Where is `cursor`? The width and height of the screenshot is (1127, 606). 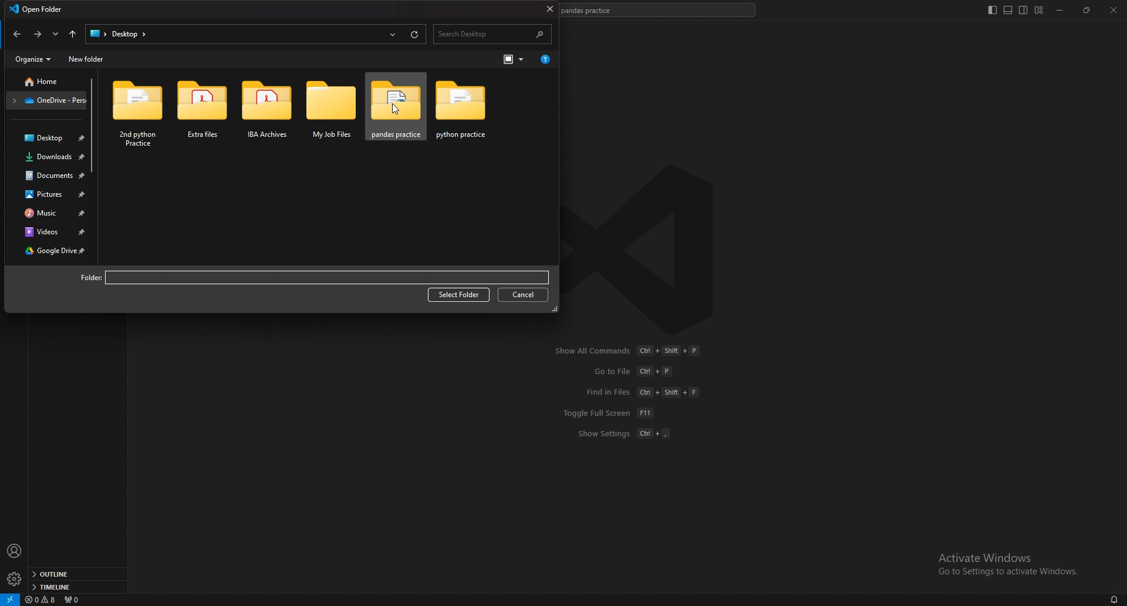 cursor is located at coordinates (394, 108).